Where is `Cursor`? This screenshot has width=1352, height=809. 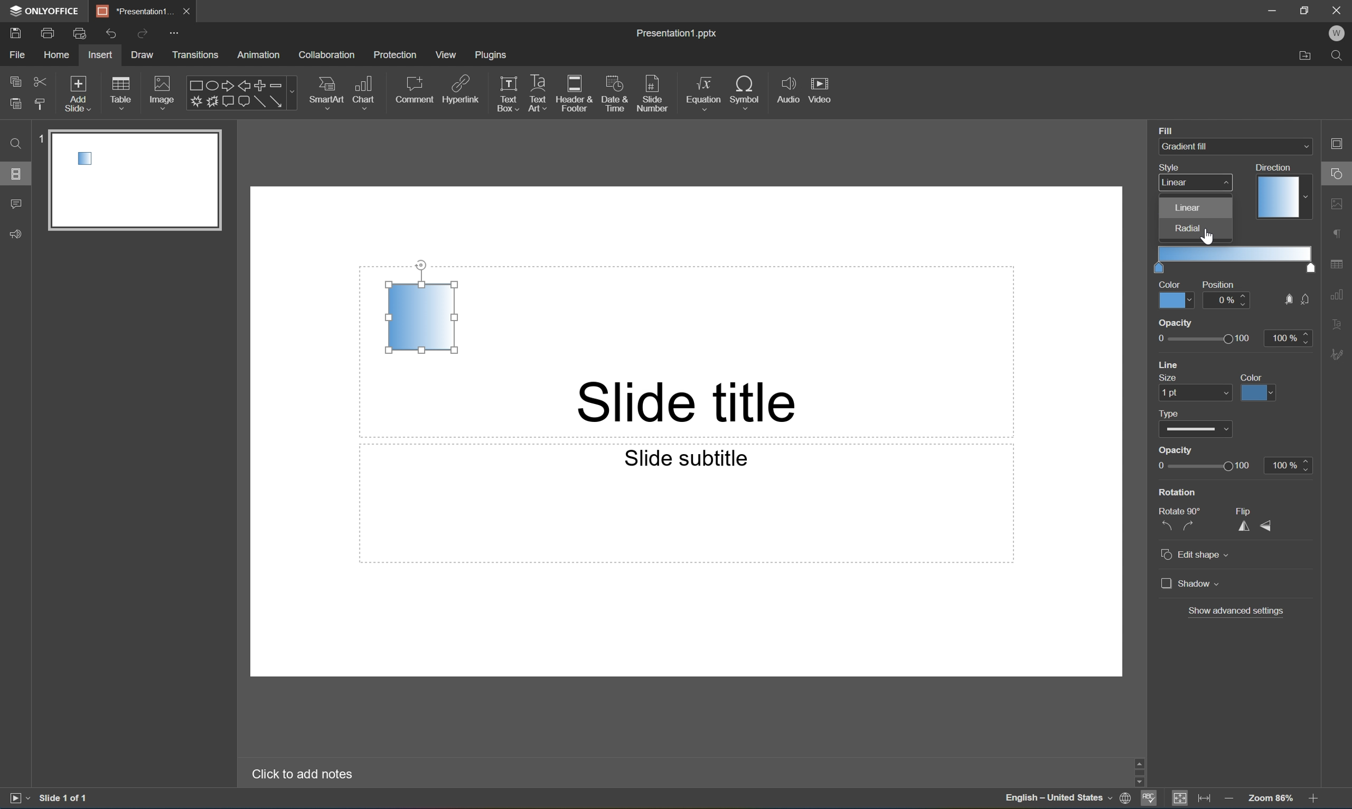
Cursor is located at coordinates (1207, 238).